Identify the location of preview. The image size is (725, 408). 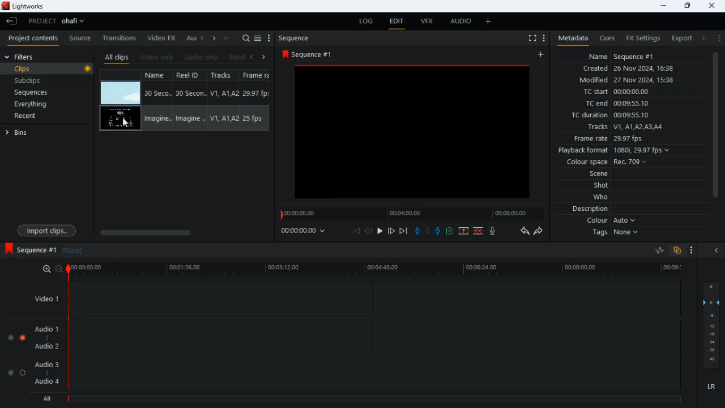
(415, 135).